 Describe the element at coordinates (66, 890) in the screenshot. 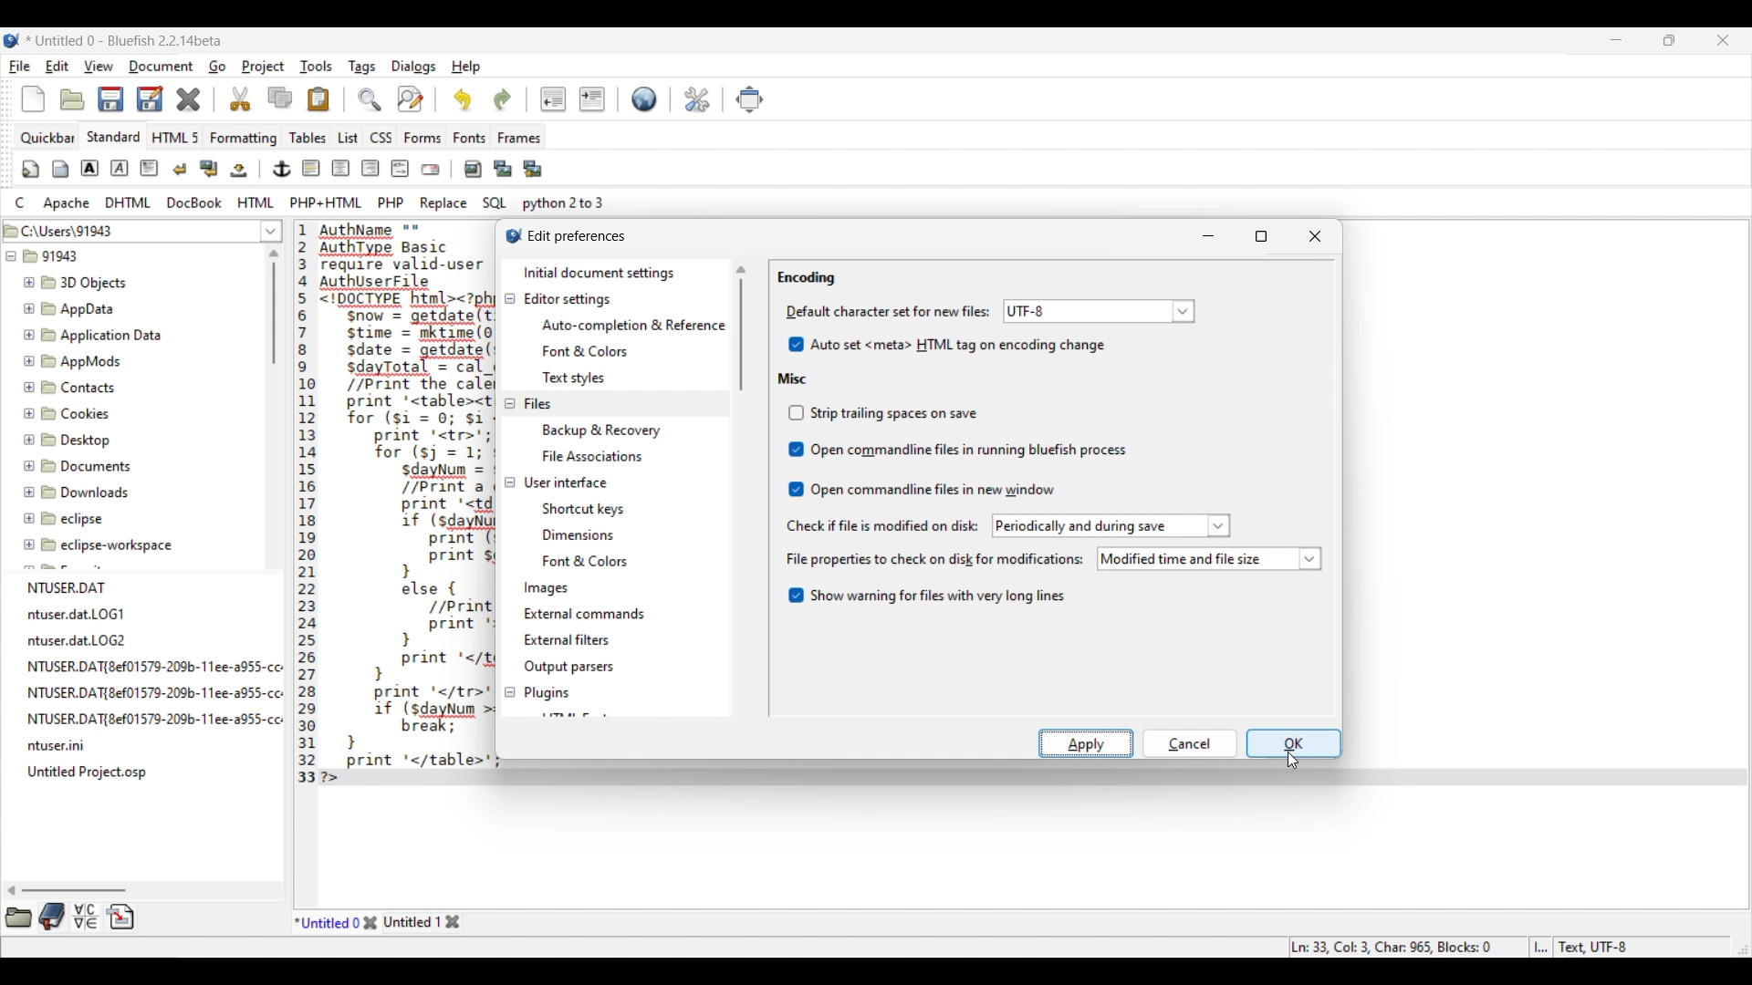

I see `Horizontal slide bar` at that location.